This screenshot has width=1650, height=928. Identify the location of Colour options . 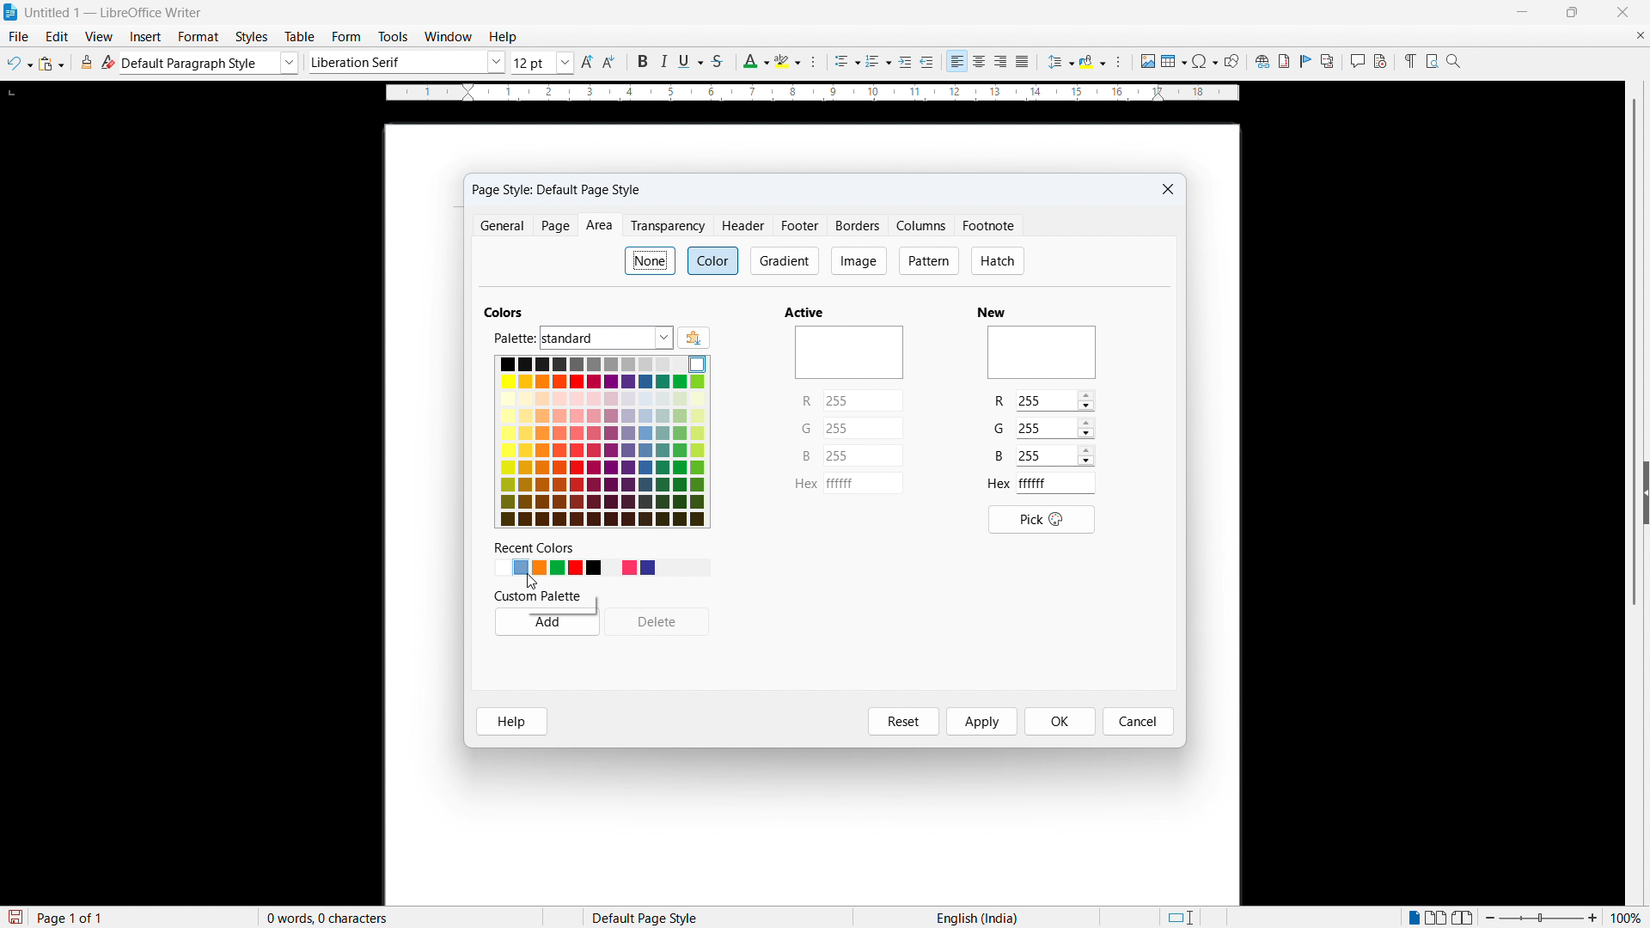
(602, 442).